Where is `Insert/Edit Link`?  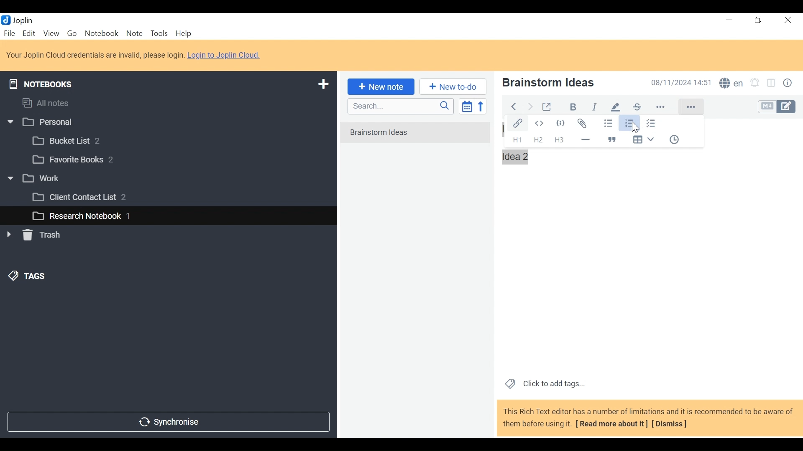
Insert/Edit Link is located at coordinates (519, 123).